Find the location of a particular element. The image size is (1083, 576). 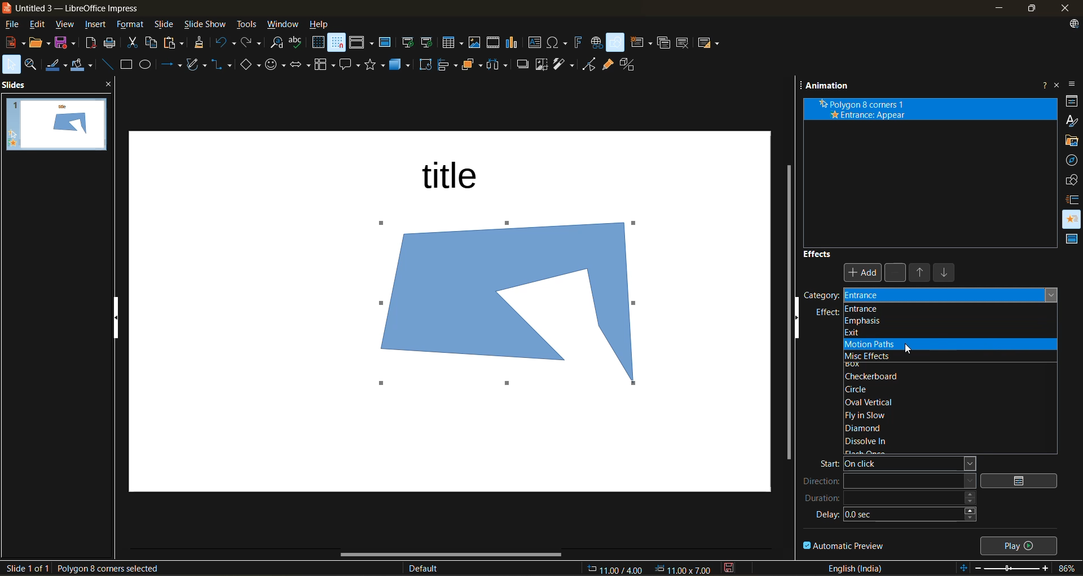

show gluepoint functions is located at coordinates (607, 65).